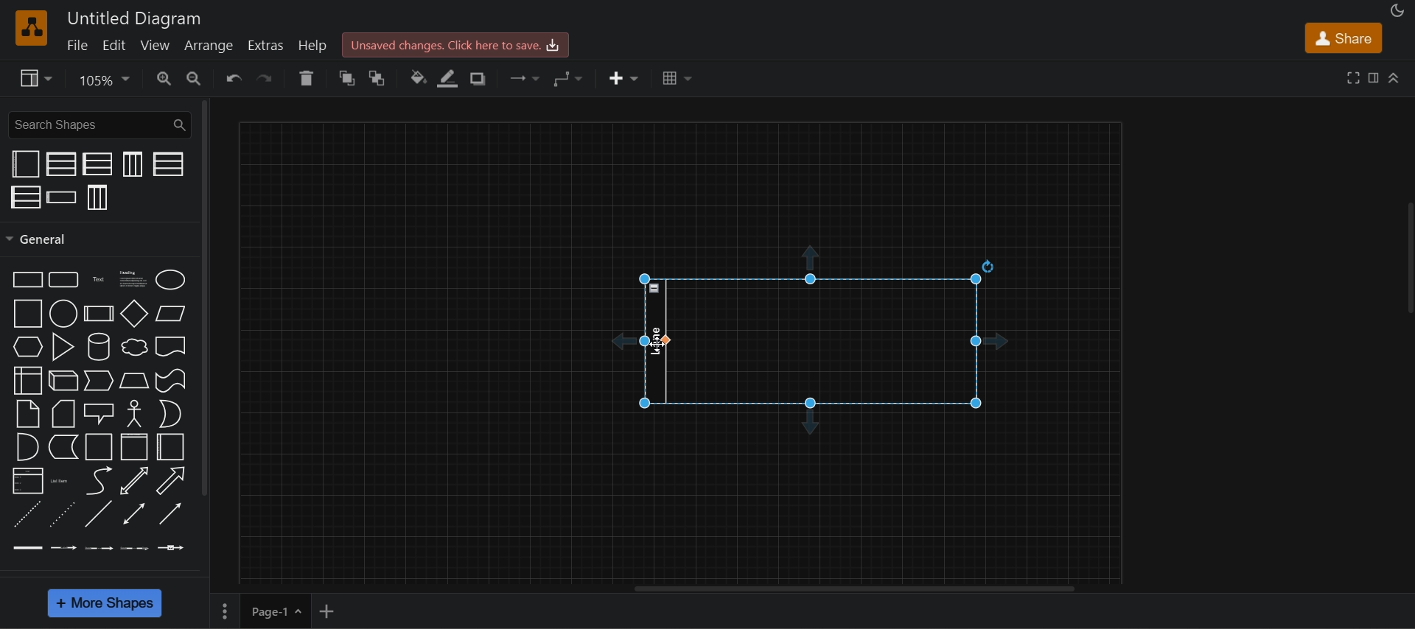 The width and height of the screenshot is (1415, 629). I want to click on appearance, so click(1395, 10).